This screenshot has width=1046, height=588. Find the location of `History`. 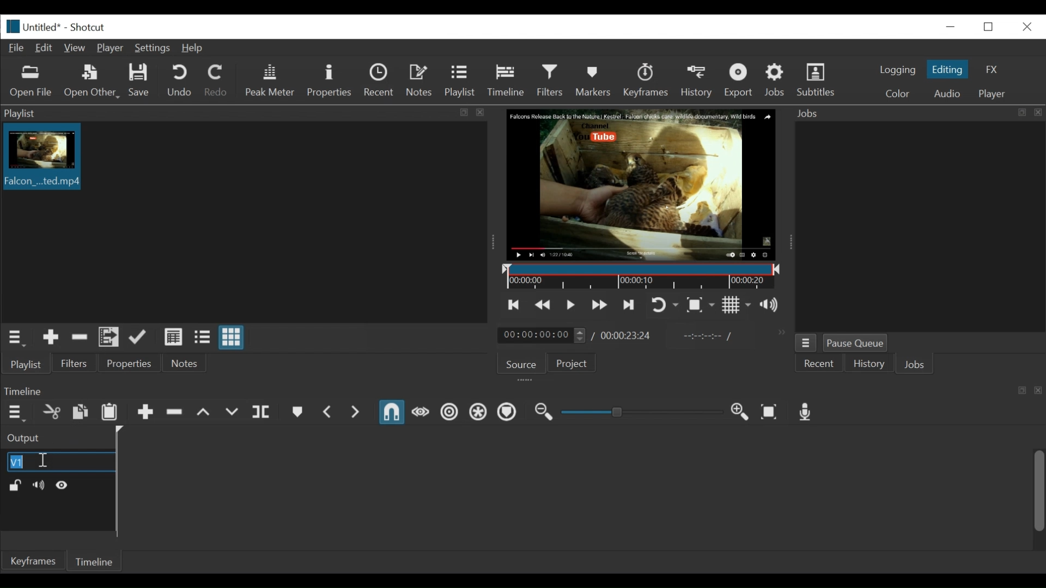

History is located at coordinates (868, 364).